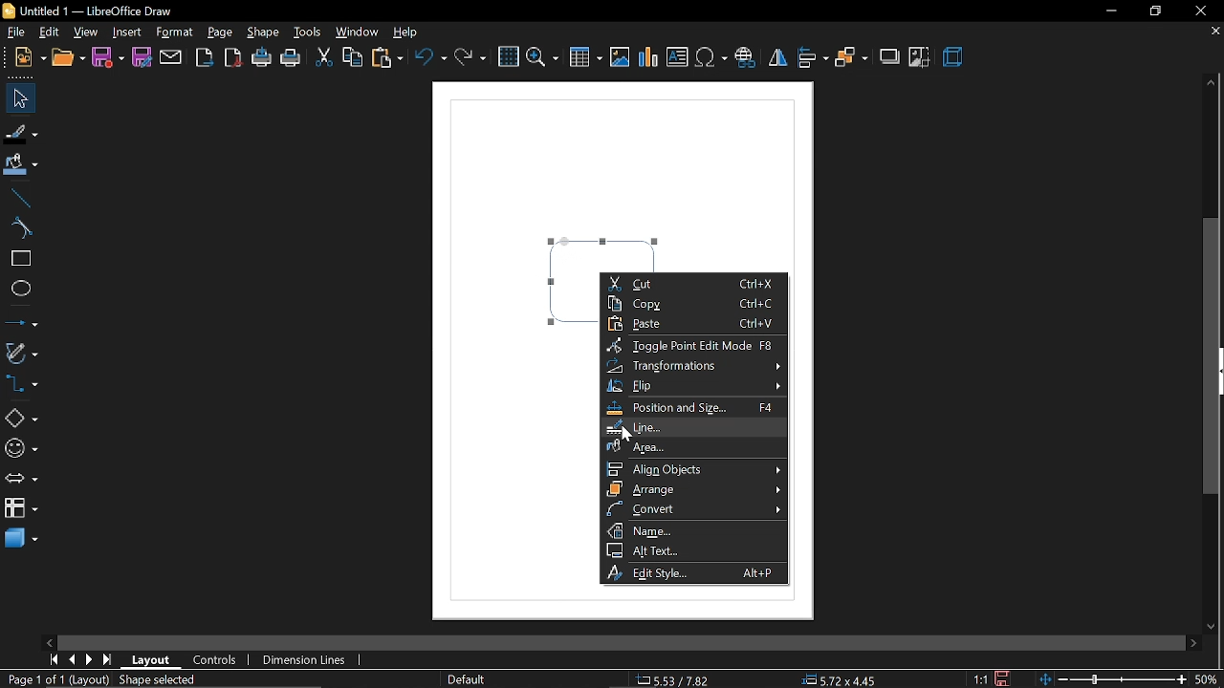 This screenshot has width=1224, height=688. I want to click on arrows, so click(20, 480).